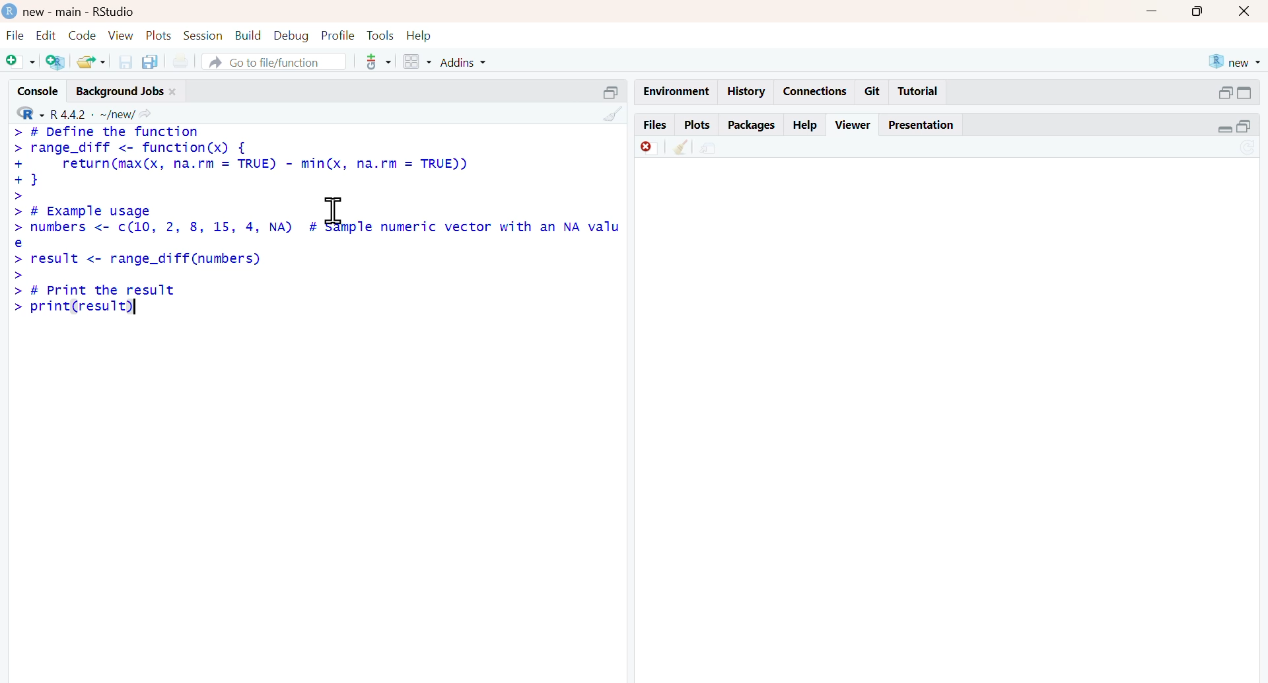  What do you see at coordinates (654, 126) in the screenshot?
I see `files` at bounding box center [654, 126].